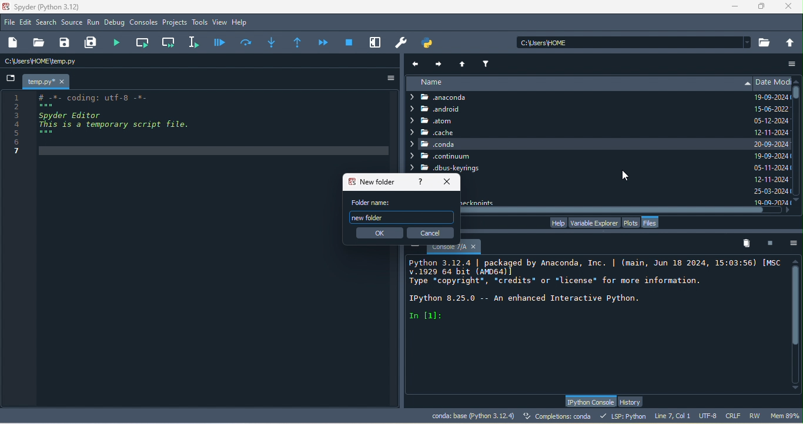  Describe the element at coordinates (417, 63) in the screenshot. I see `previous` at that location.